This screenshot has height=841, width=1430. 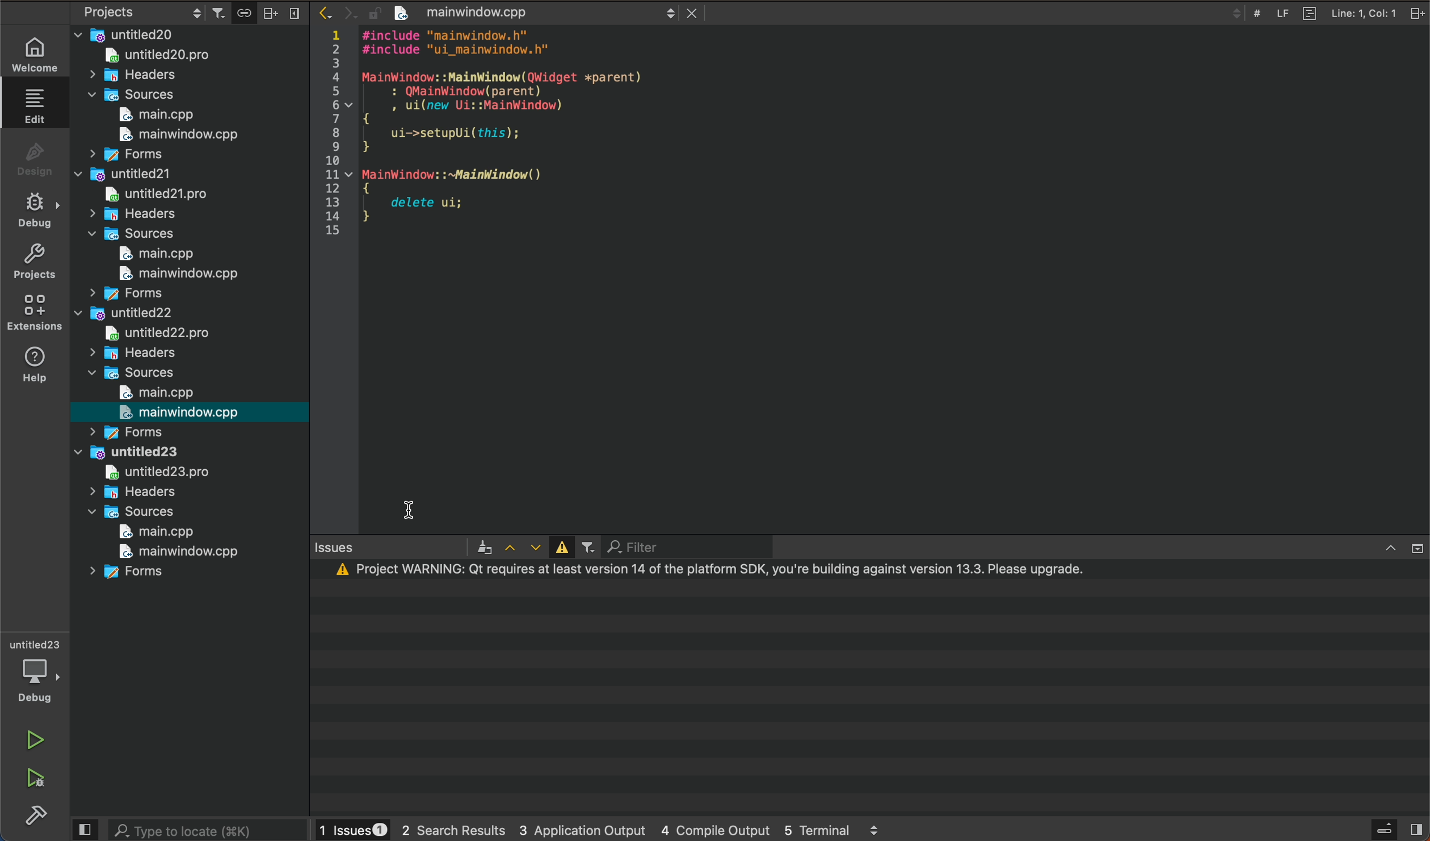 What do you see at coordinates (416, 508) in the screenshot?
I see `cursor` at bounding box center [416, 508].